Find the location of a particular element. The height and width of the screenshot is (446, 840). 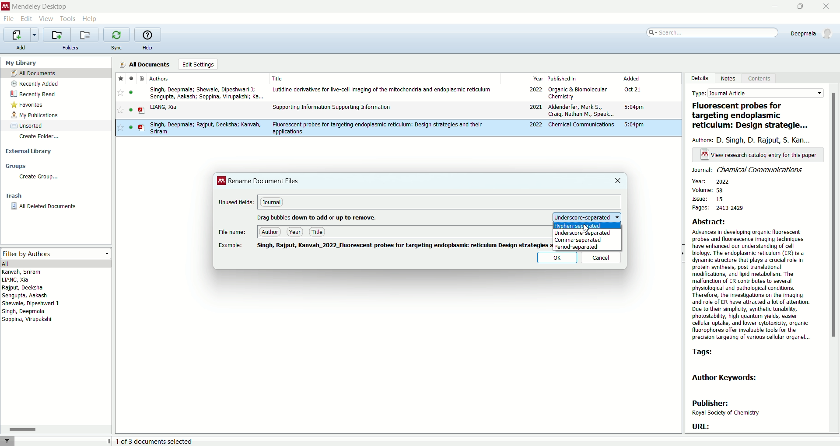

filter is located at coordinates (8, 440).